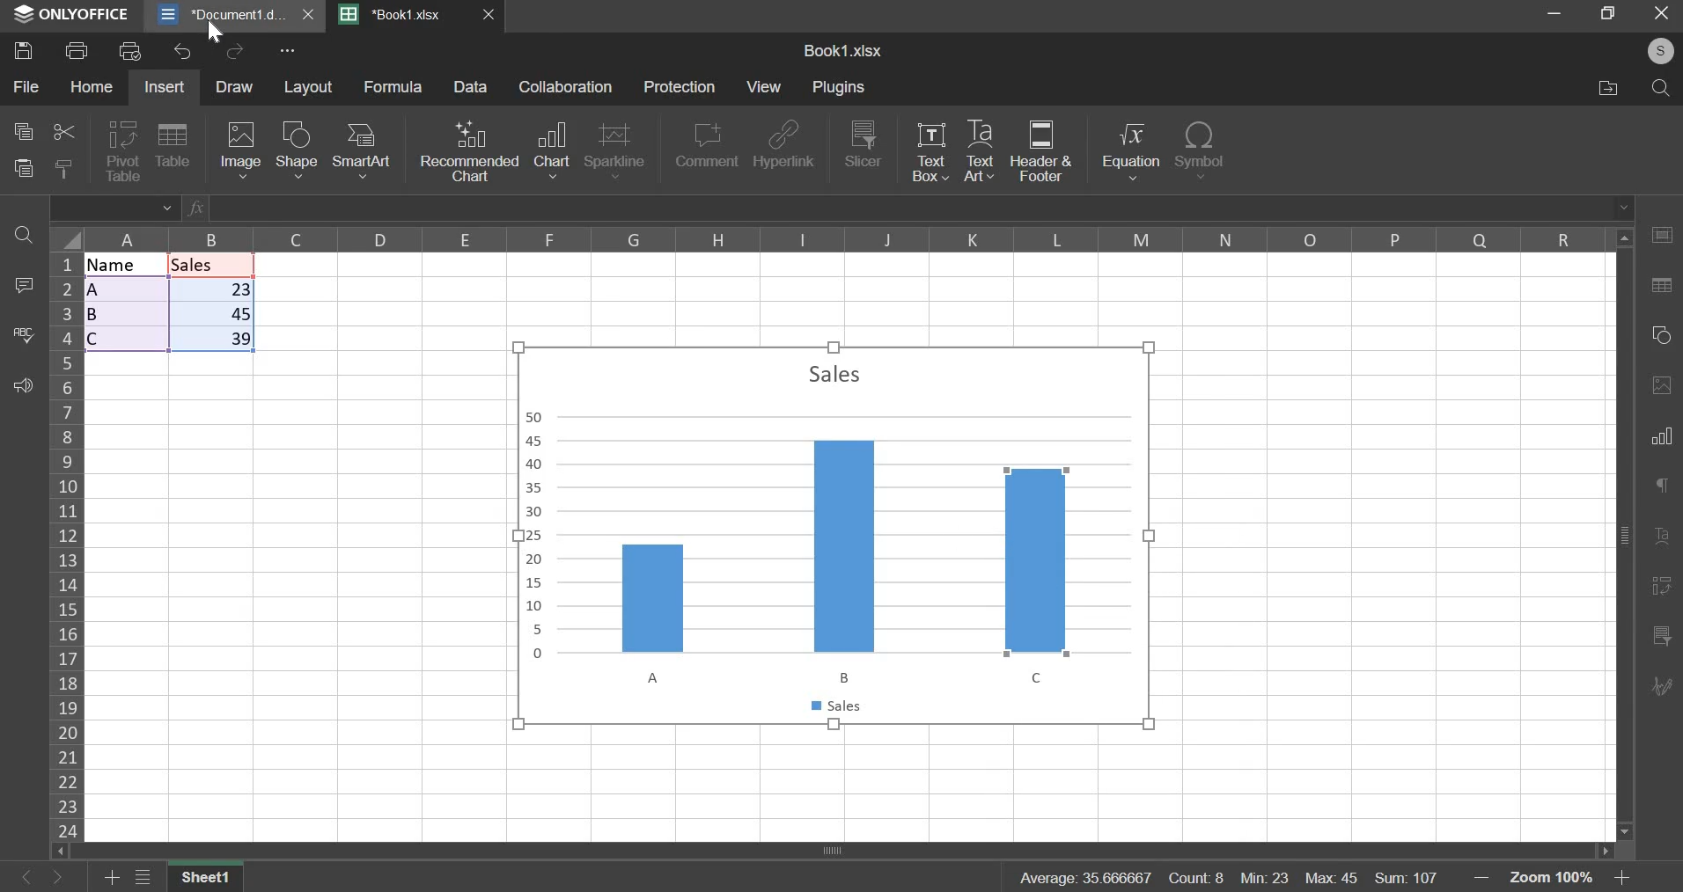 This screenshot has height=892, width=1683. I want to click on sheet name, so click(841, 51).